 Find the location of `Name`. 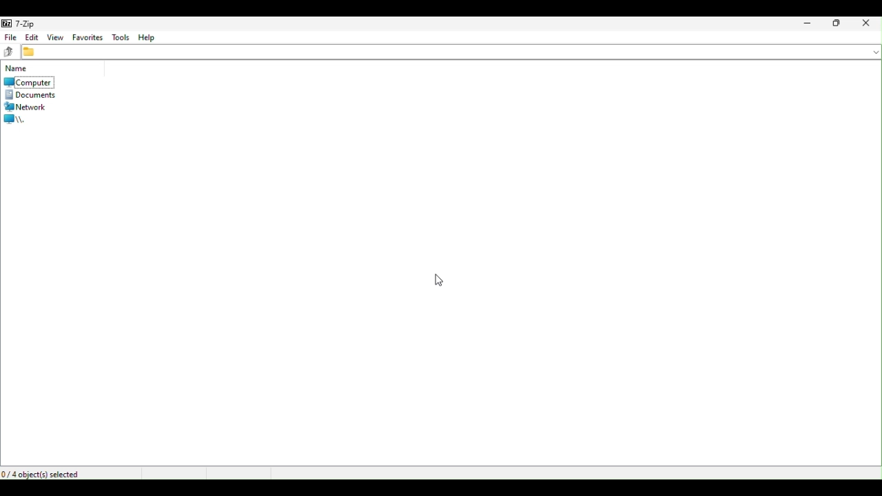

Name is located at coordinates (17, 68).